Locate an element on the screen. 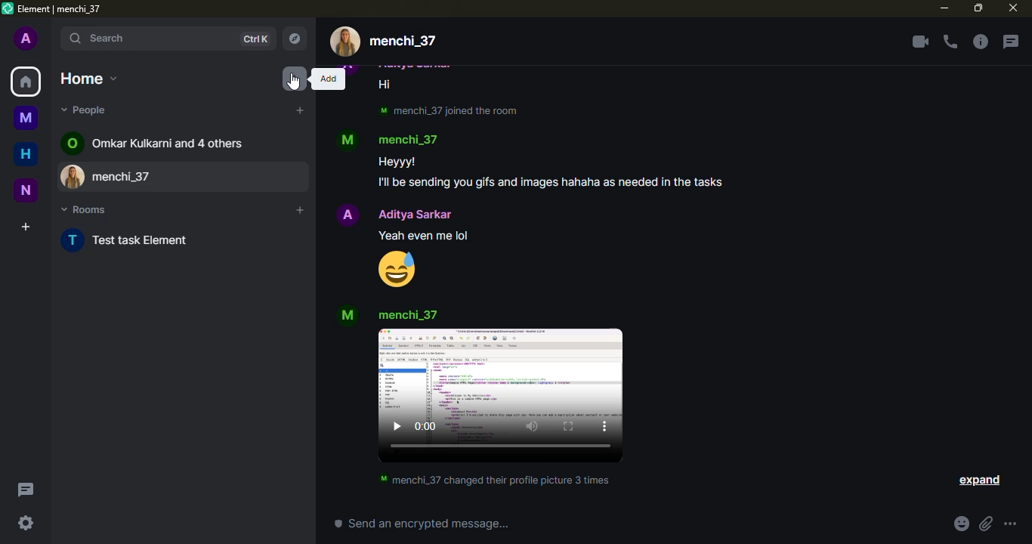 The width and height of the screenshot is (1032, 544). explore rooms is located at coordinates (294, 39).